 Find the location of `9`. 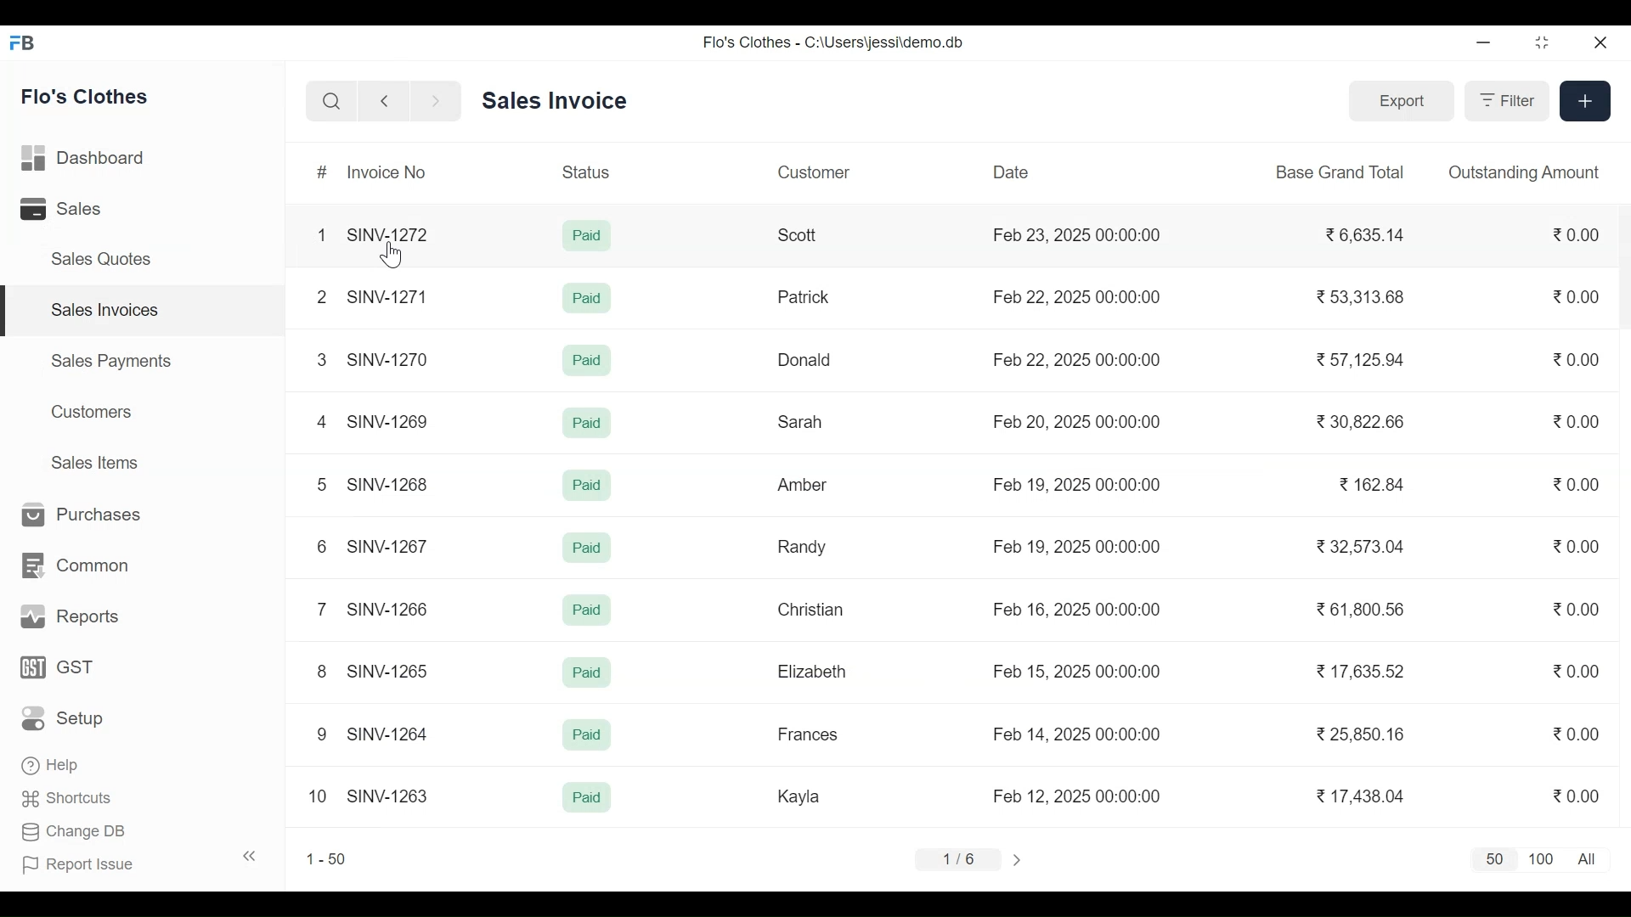

9 is located at coordinates (323, 732).